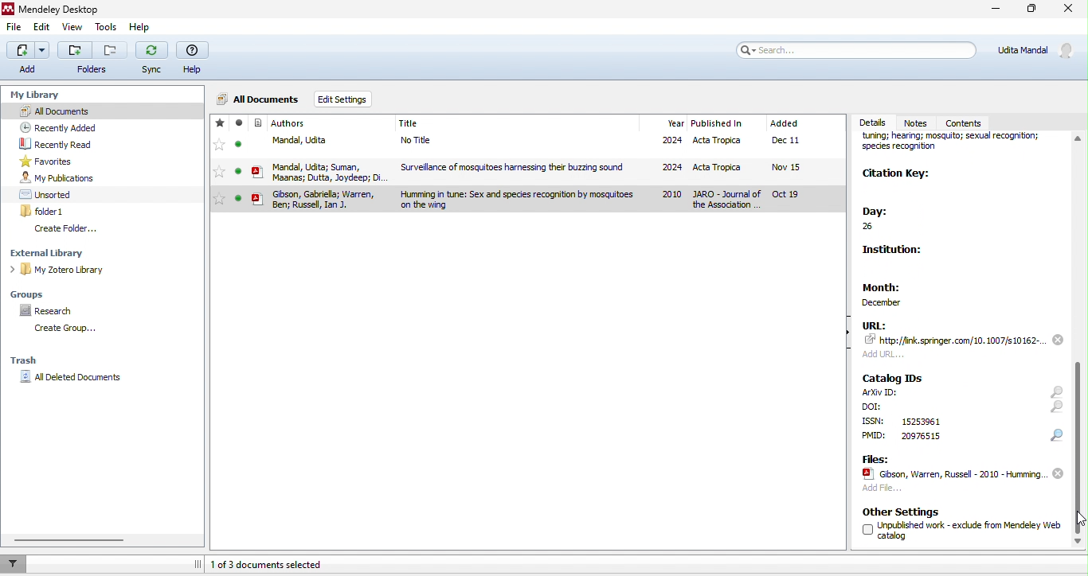  I want to click on file, so click(557, 170).